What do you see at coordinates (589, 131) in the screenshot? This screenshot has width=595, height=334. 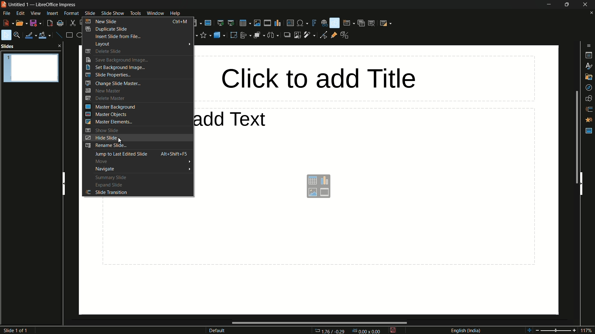 I see `master slides` at bounding box center [589, 131].